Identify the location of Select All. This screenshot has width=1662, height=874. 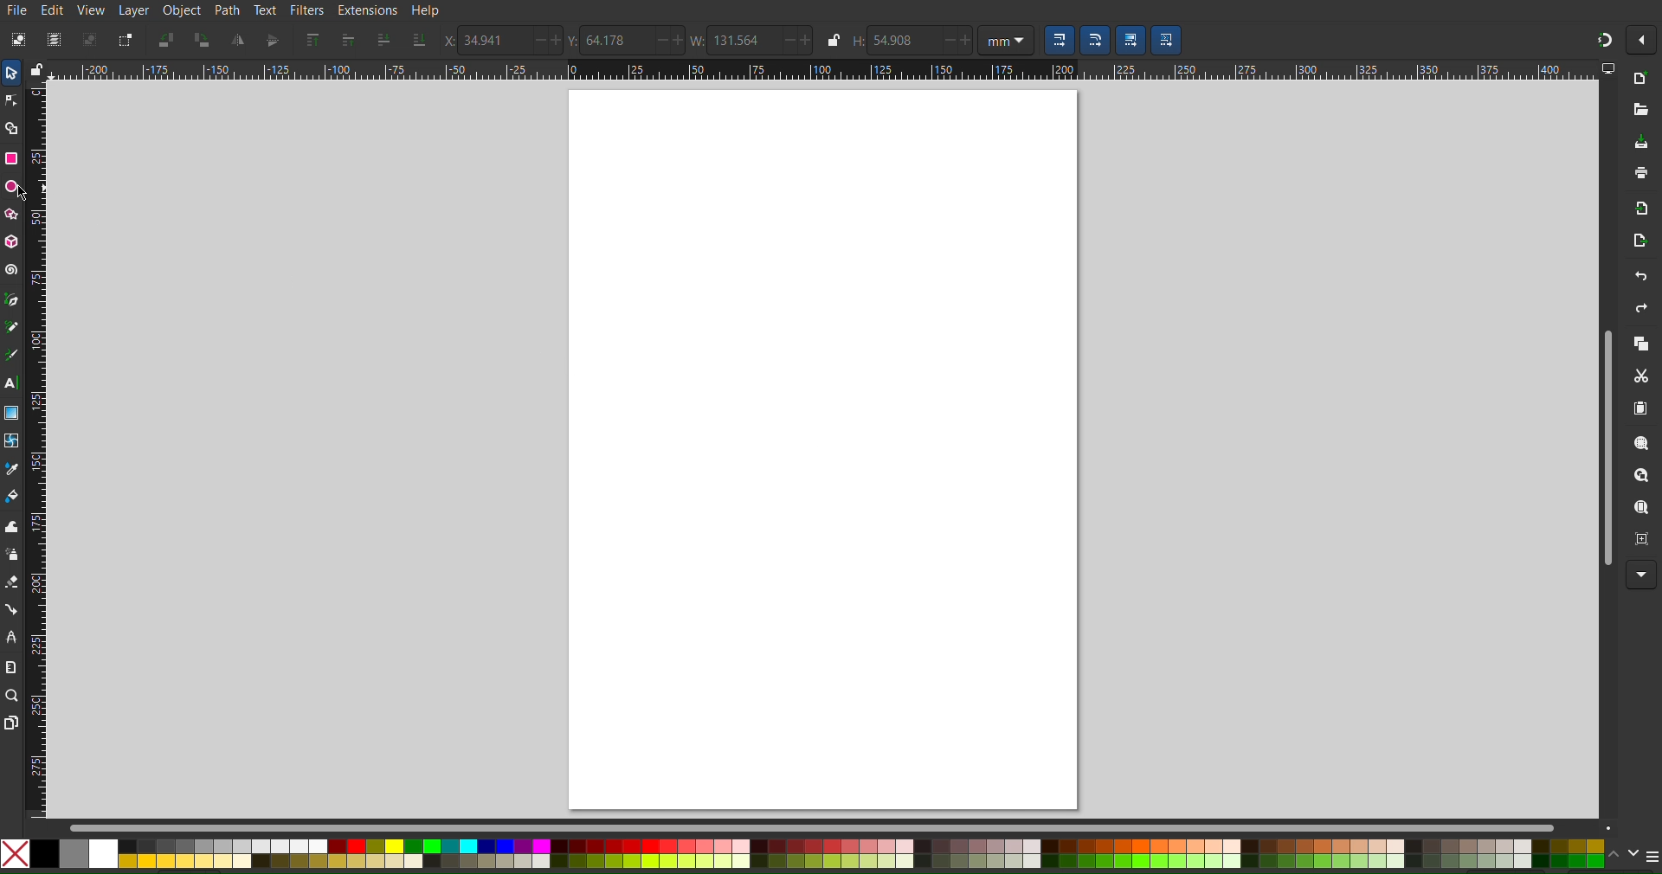
(53, 40).